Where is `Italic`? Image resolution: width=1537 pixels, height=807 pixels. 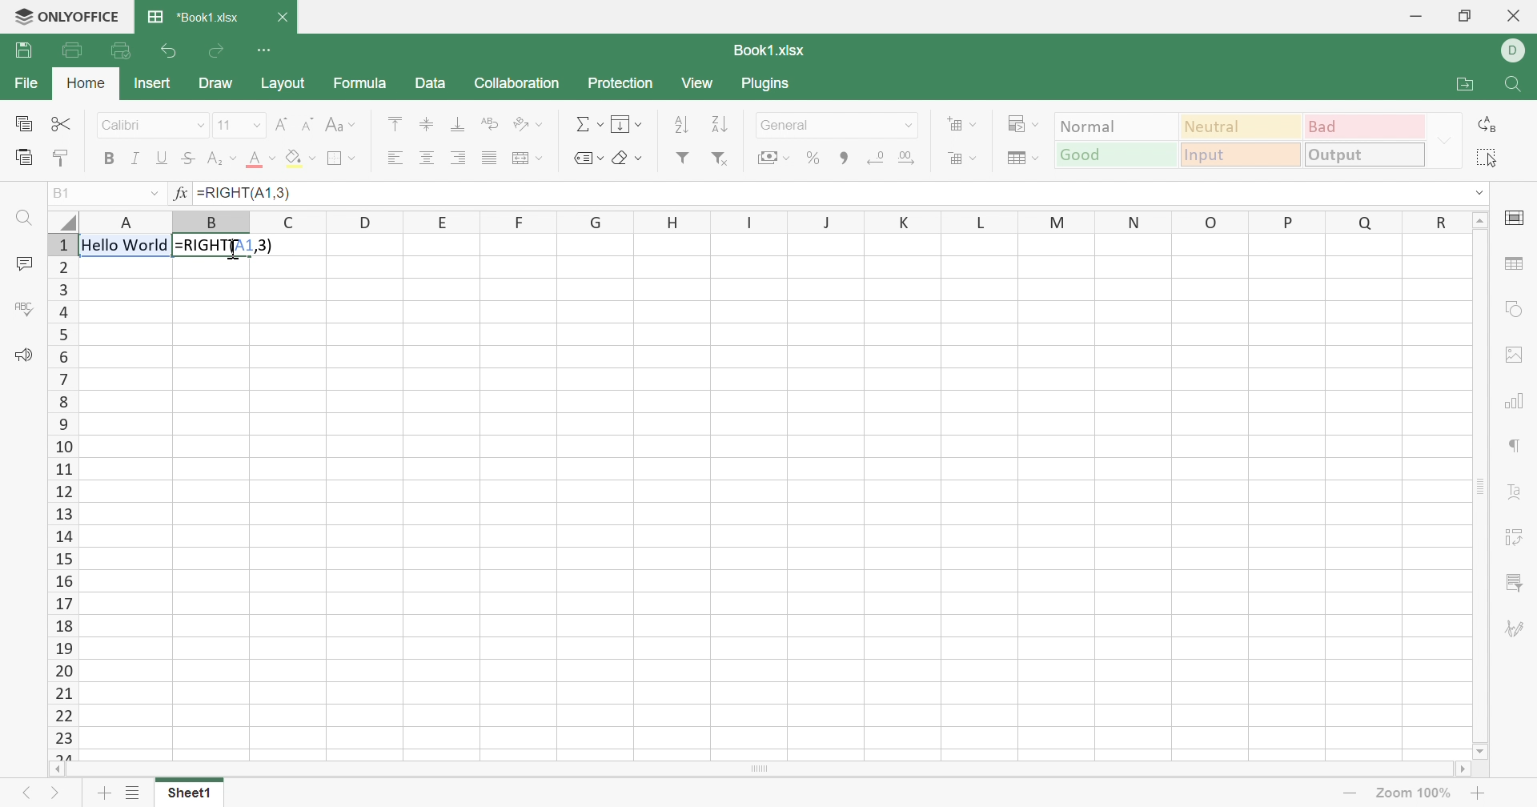 Italic is located at coordinates (135, 158).